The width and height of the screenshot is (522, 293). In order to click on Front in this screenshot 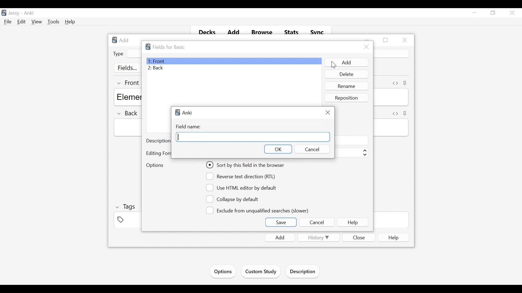, I will do `click(234, 61)`.